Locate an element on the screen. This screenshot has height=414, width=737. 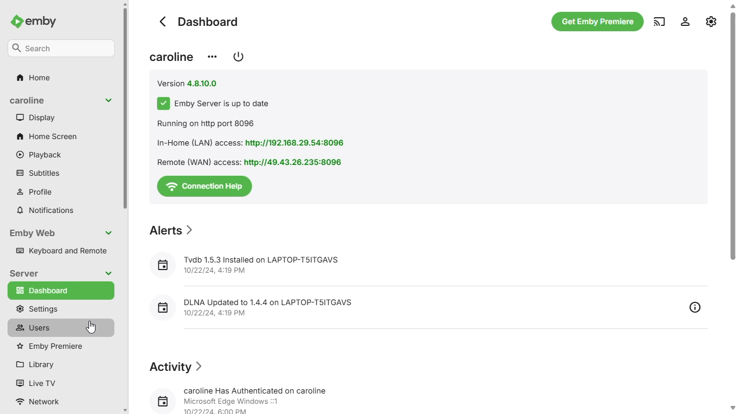
search bar is located at coordinates (62, 49).